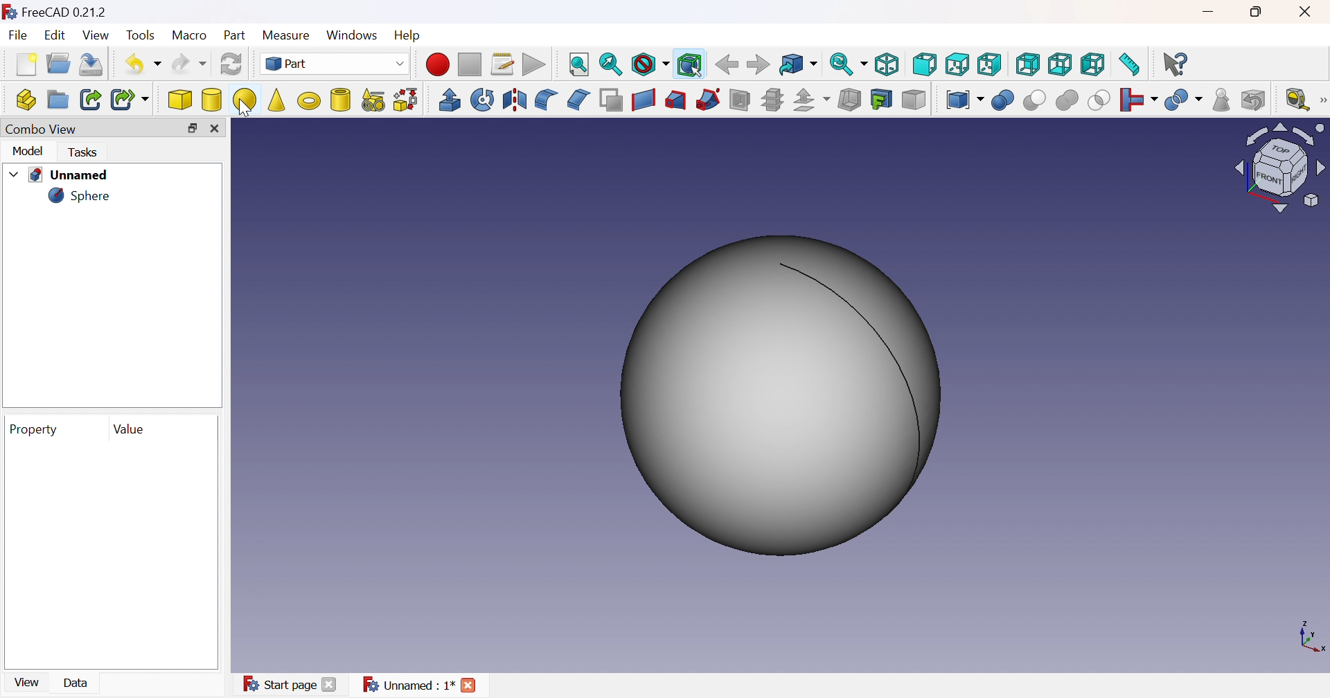  Describe the element at coordinates (1254, 101) in the screenshot. I see `Defeaturing` at that location.